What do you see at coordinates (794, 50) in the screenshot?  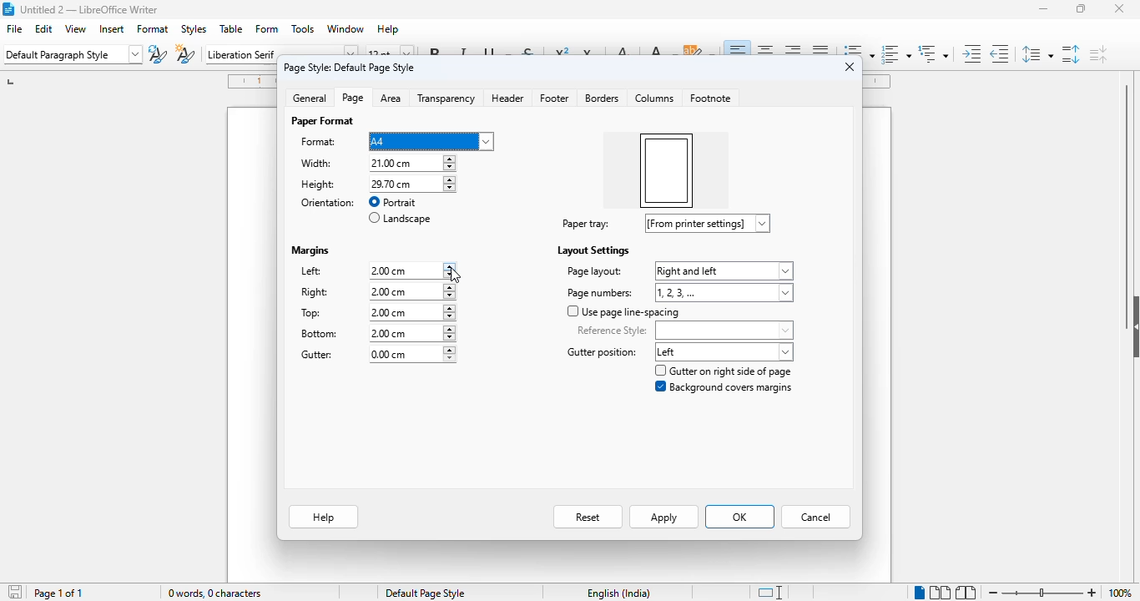 I see `align right` at bounding box center [794, 50].